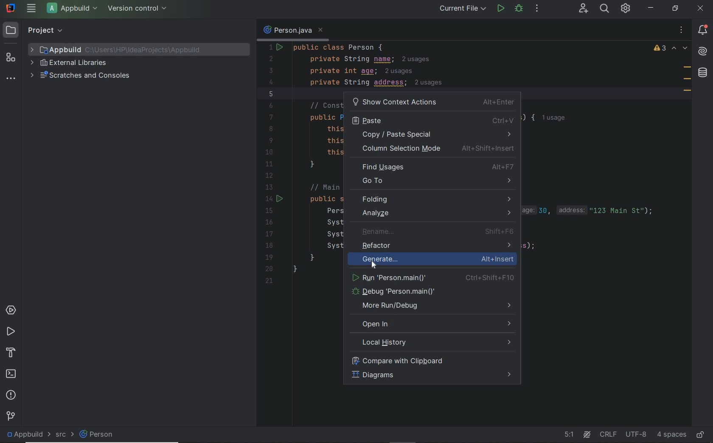  I want to click on notifications, so click(705, 30).